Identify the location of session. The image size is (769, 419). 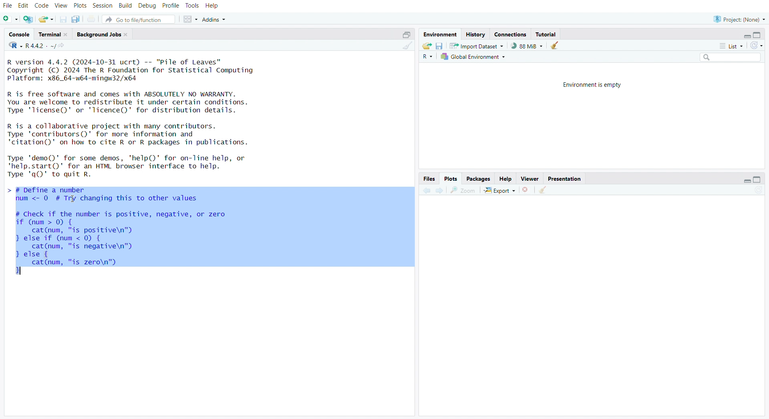
(104, 6).